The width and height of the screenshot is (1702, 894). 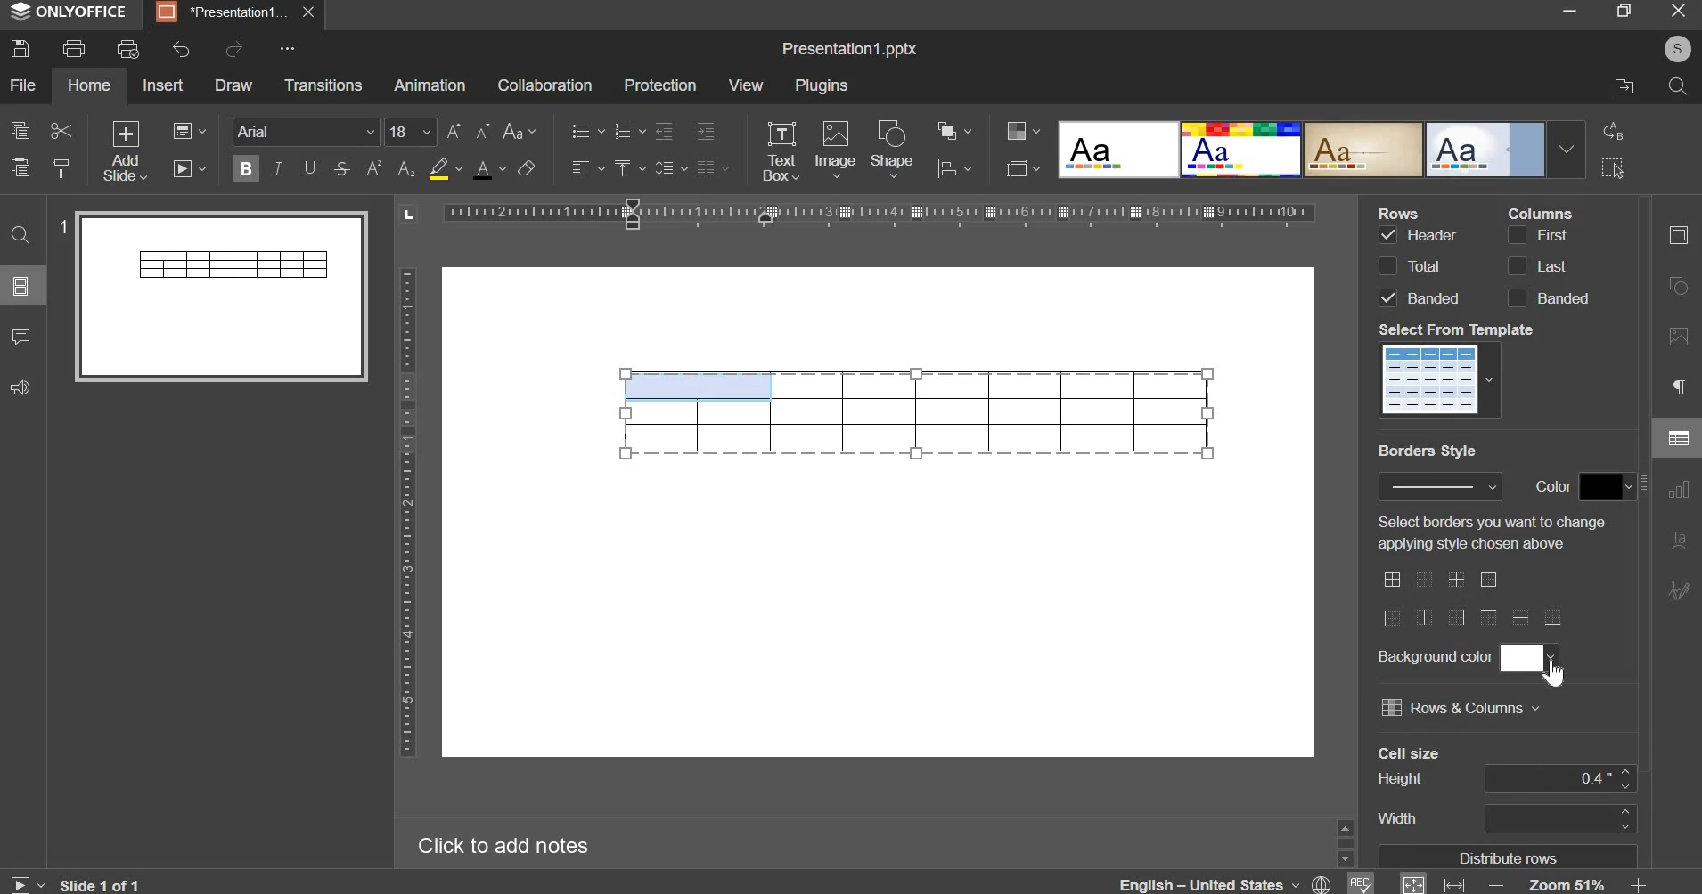 I want to click on paste, so click(x=20, y=166).